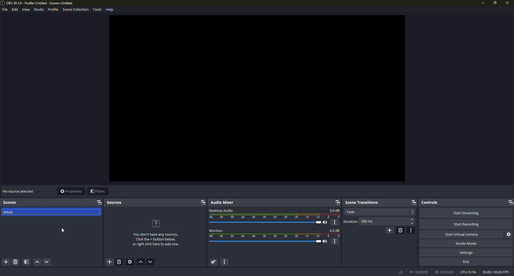 The height and width of the screenshot is (276, 514). Describe the element at coordinates (413, 202) in the screenshot. I see `expand` at that location.